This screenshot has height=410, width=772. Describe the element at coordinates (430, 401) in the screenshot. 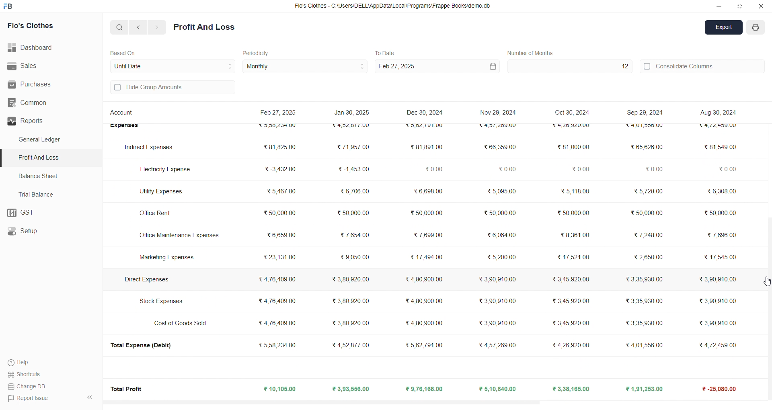

I see `horizontal scroll bar` at that location.